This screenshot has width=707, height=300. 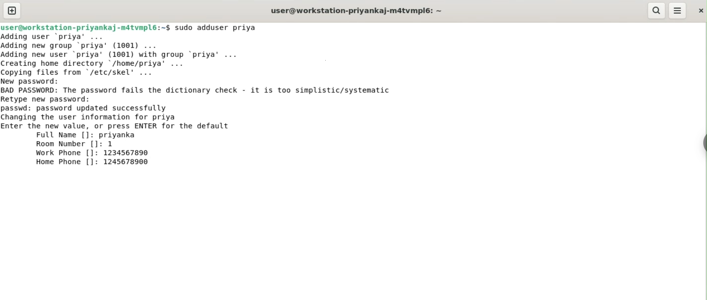 What do you see at coordinates (131, 153) in the screenshot?
I see `1234567890` at bounding box center [131, 153].